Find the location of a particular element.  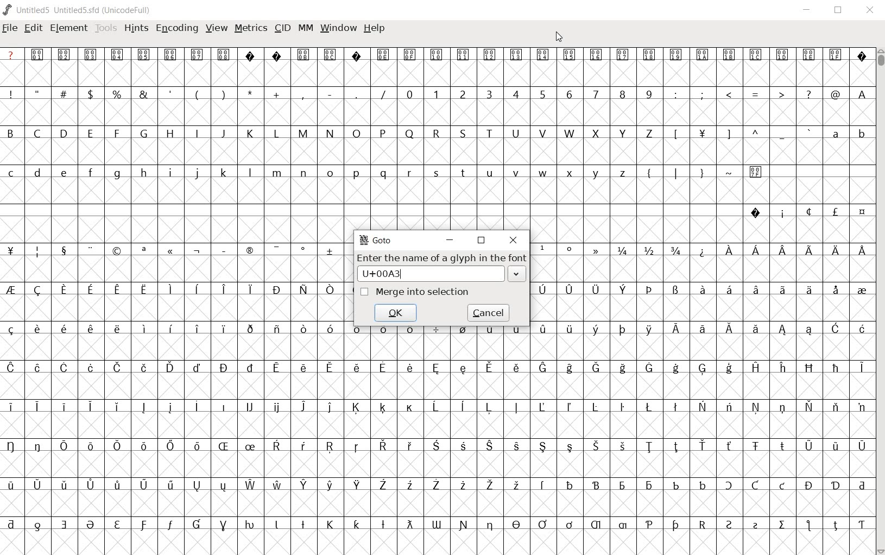

Symbol is located at coordinates (276, 408).